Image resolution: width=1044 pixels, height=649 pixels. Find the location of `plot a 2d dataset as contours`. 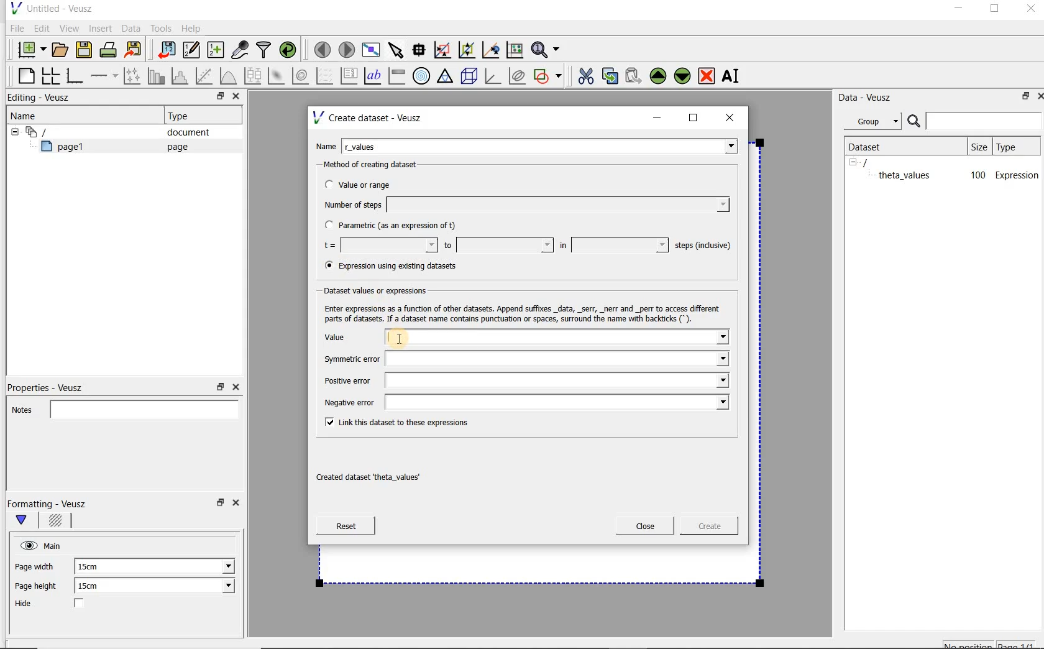

plot a 2d dataset as contours is located at coordinates (301, 76).